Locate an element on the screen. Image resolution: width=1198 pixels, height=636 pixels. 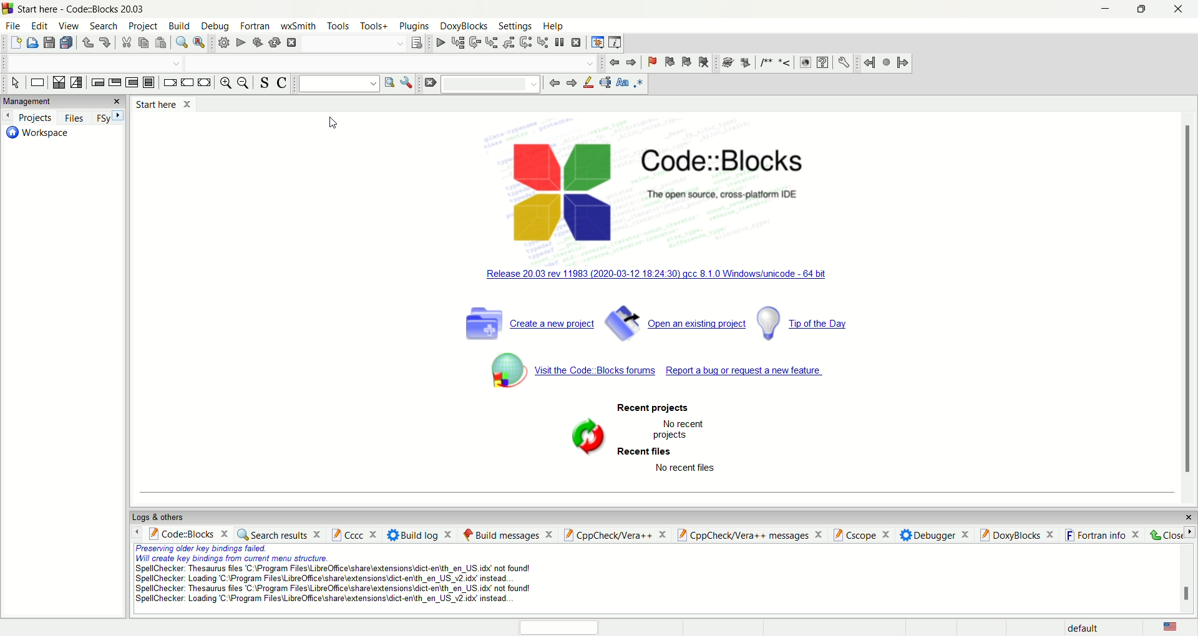
close is located at coordinates (118, 100).